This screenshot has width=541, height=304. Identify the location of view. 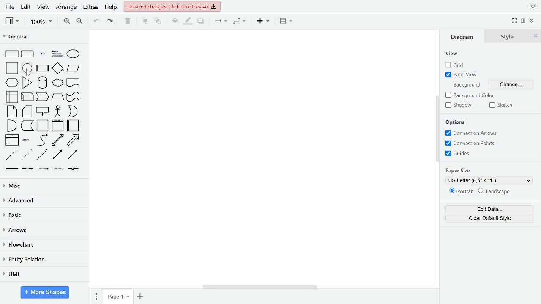
(453, 54).